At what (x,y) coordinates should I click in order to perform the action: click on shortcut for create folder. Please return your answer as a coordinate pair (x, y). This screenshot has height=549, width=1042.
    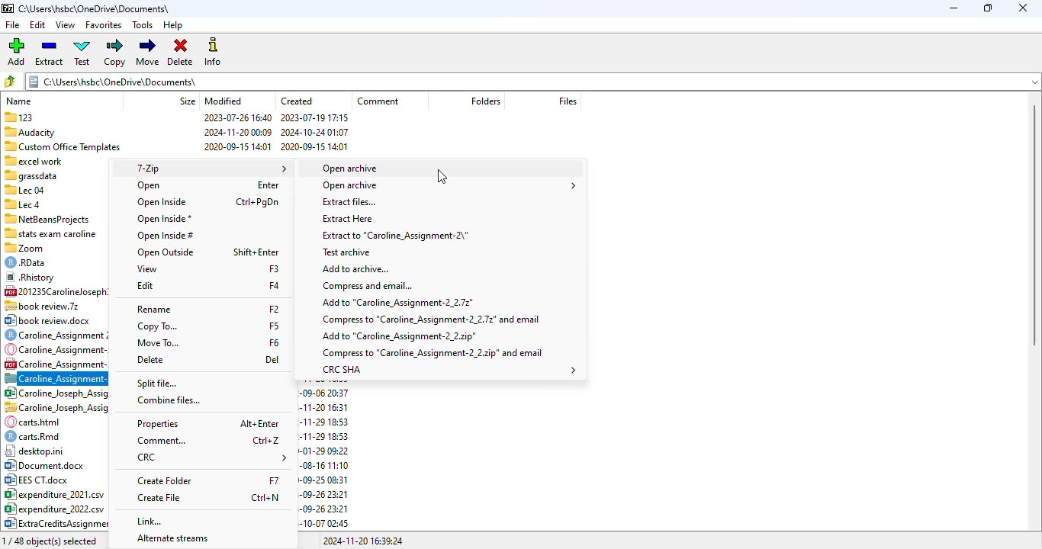
    Looking at the image, I should click on (273, 480).